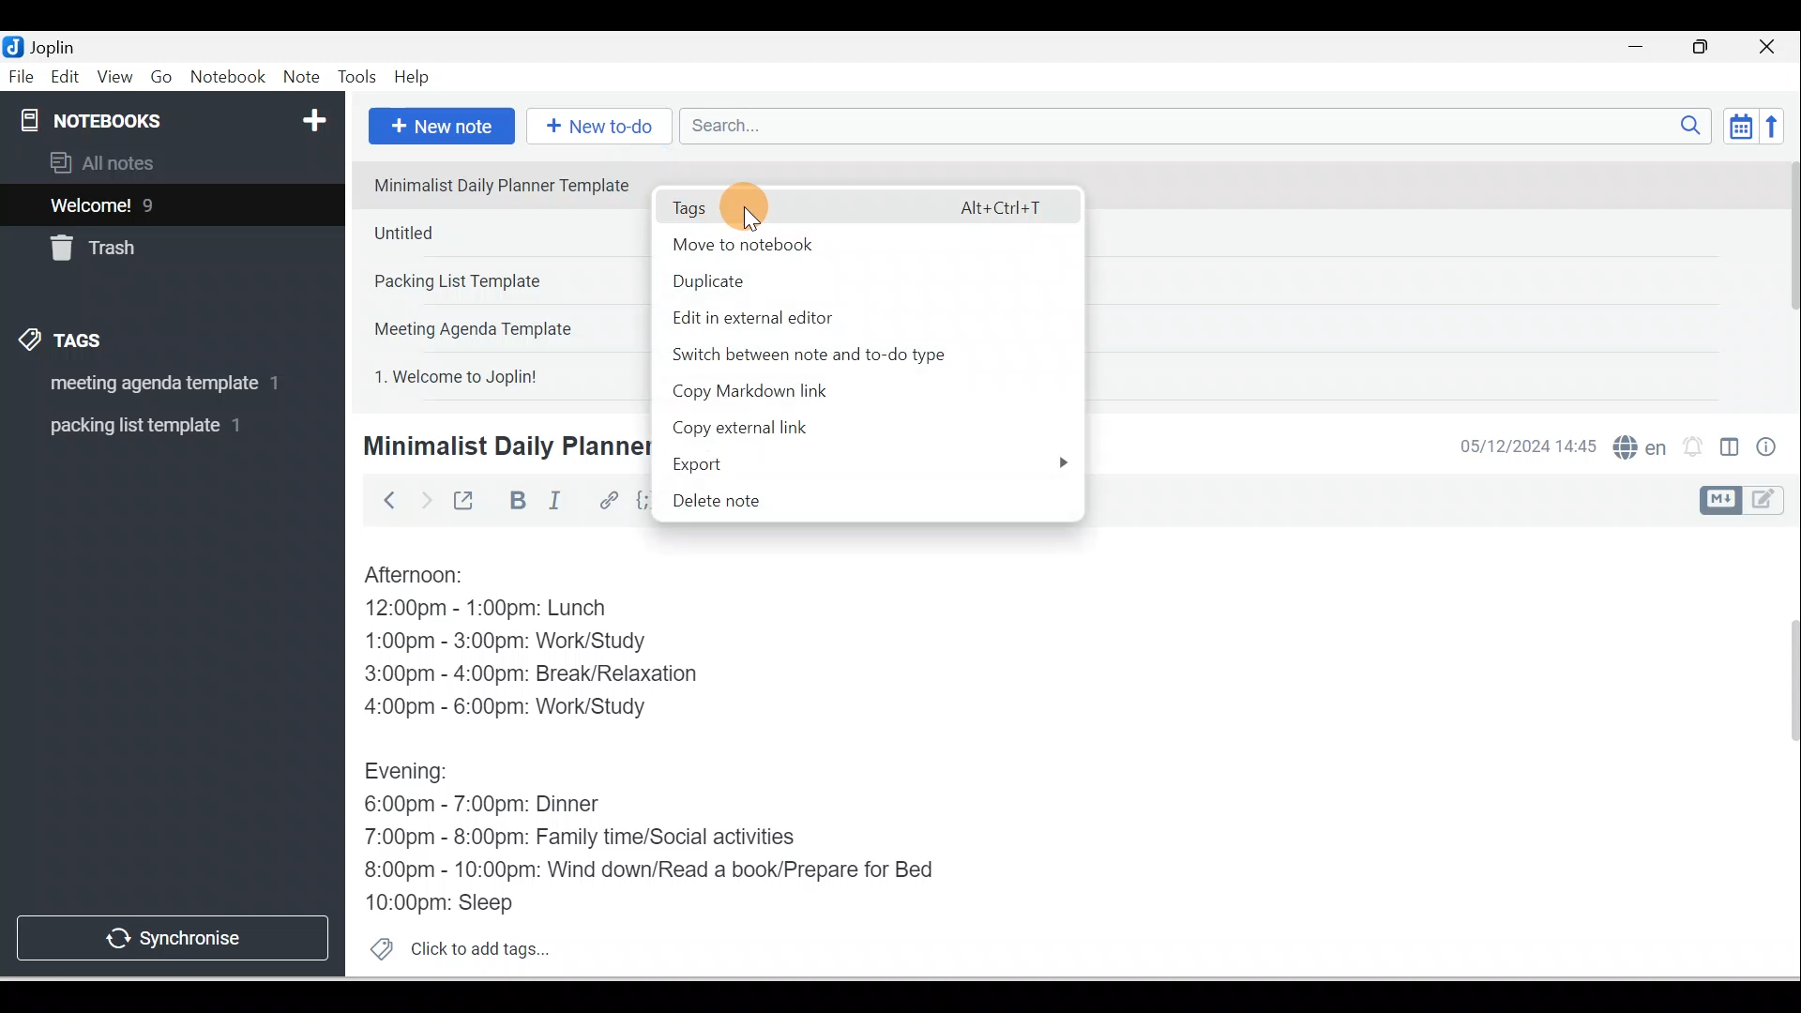 Image resolution: width=1801 pixels, height=1013 pixels. I want to click on Delete note, so click(860, 502).